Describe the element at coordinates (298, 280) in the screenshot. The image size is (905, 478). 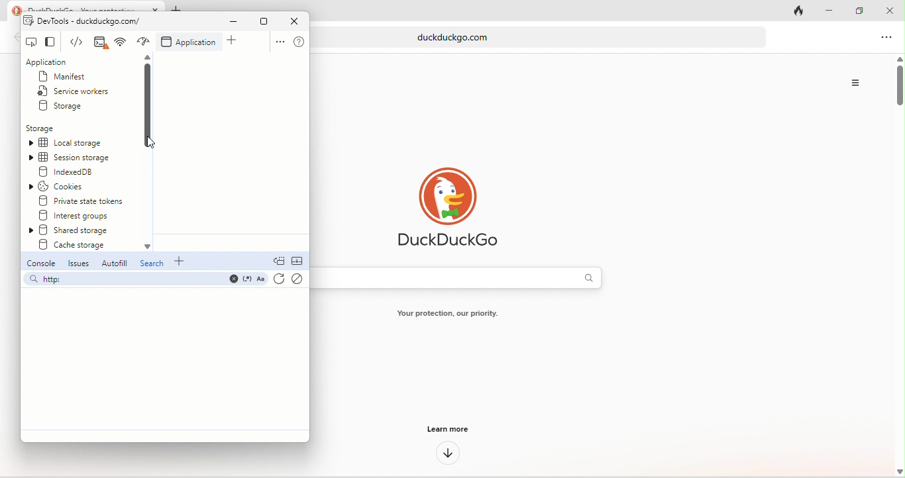
I see `clear` at that location.